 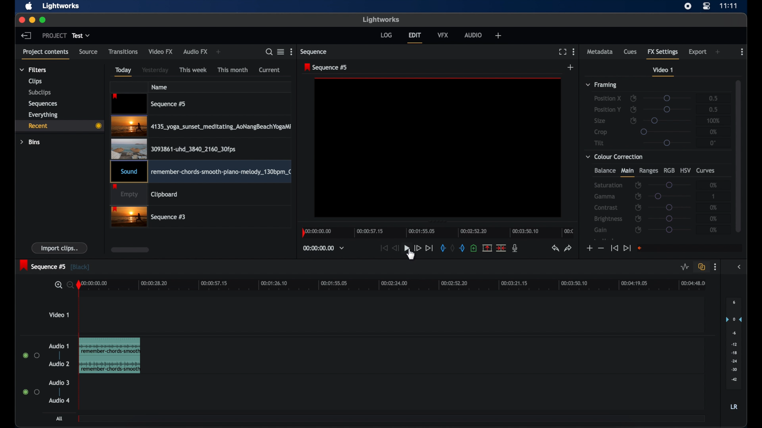 What do you see at coordinates (437, 233) in the screenshot?
I see `timeline ` at bounding box center [437, 233].